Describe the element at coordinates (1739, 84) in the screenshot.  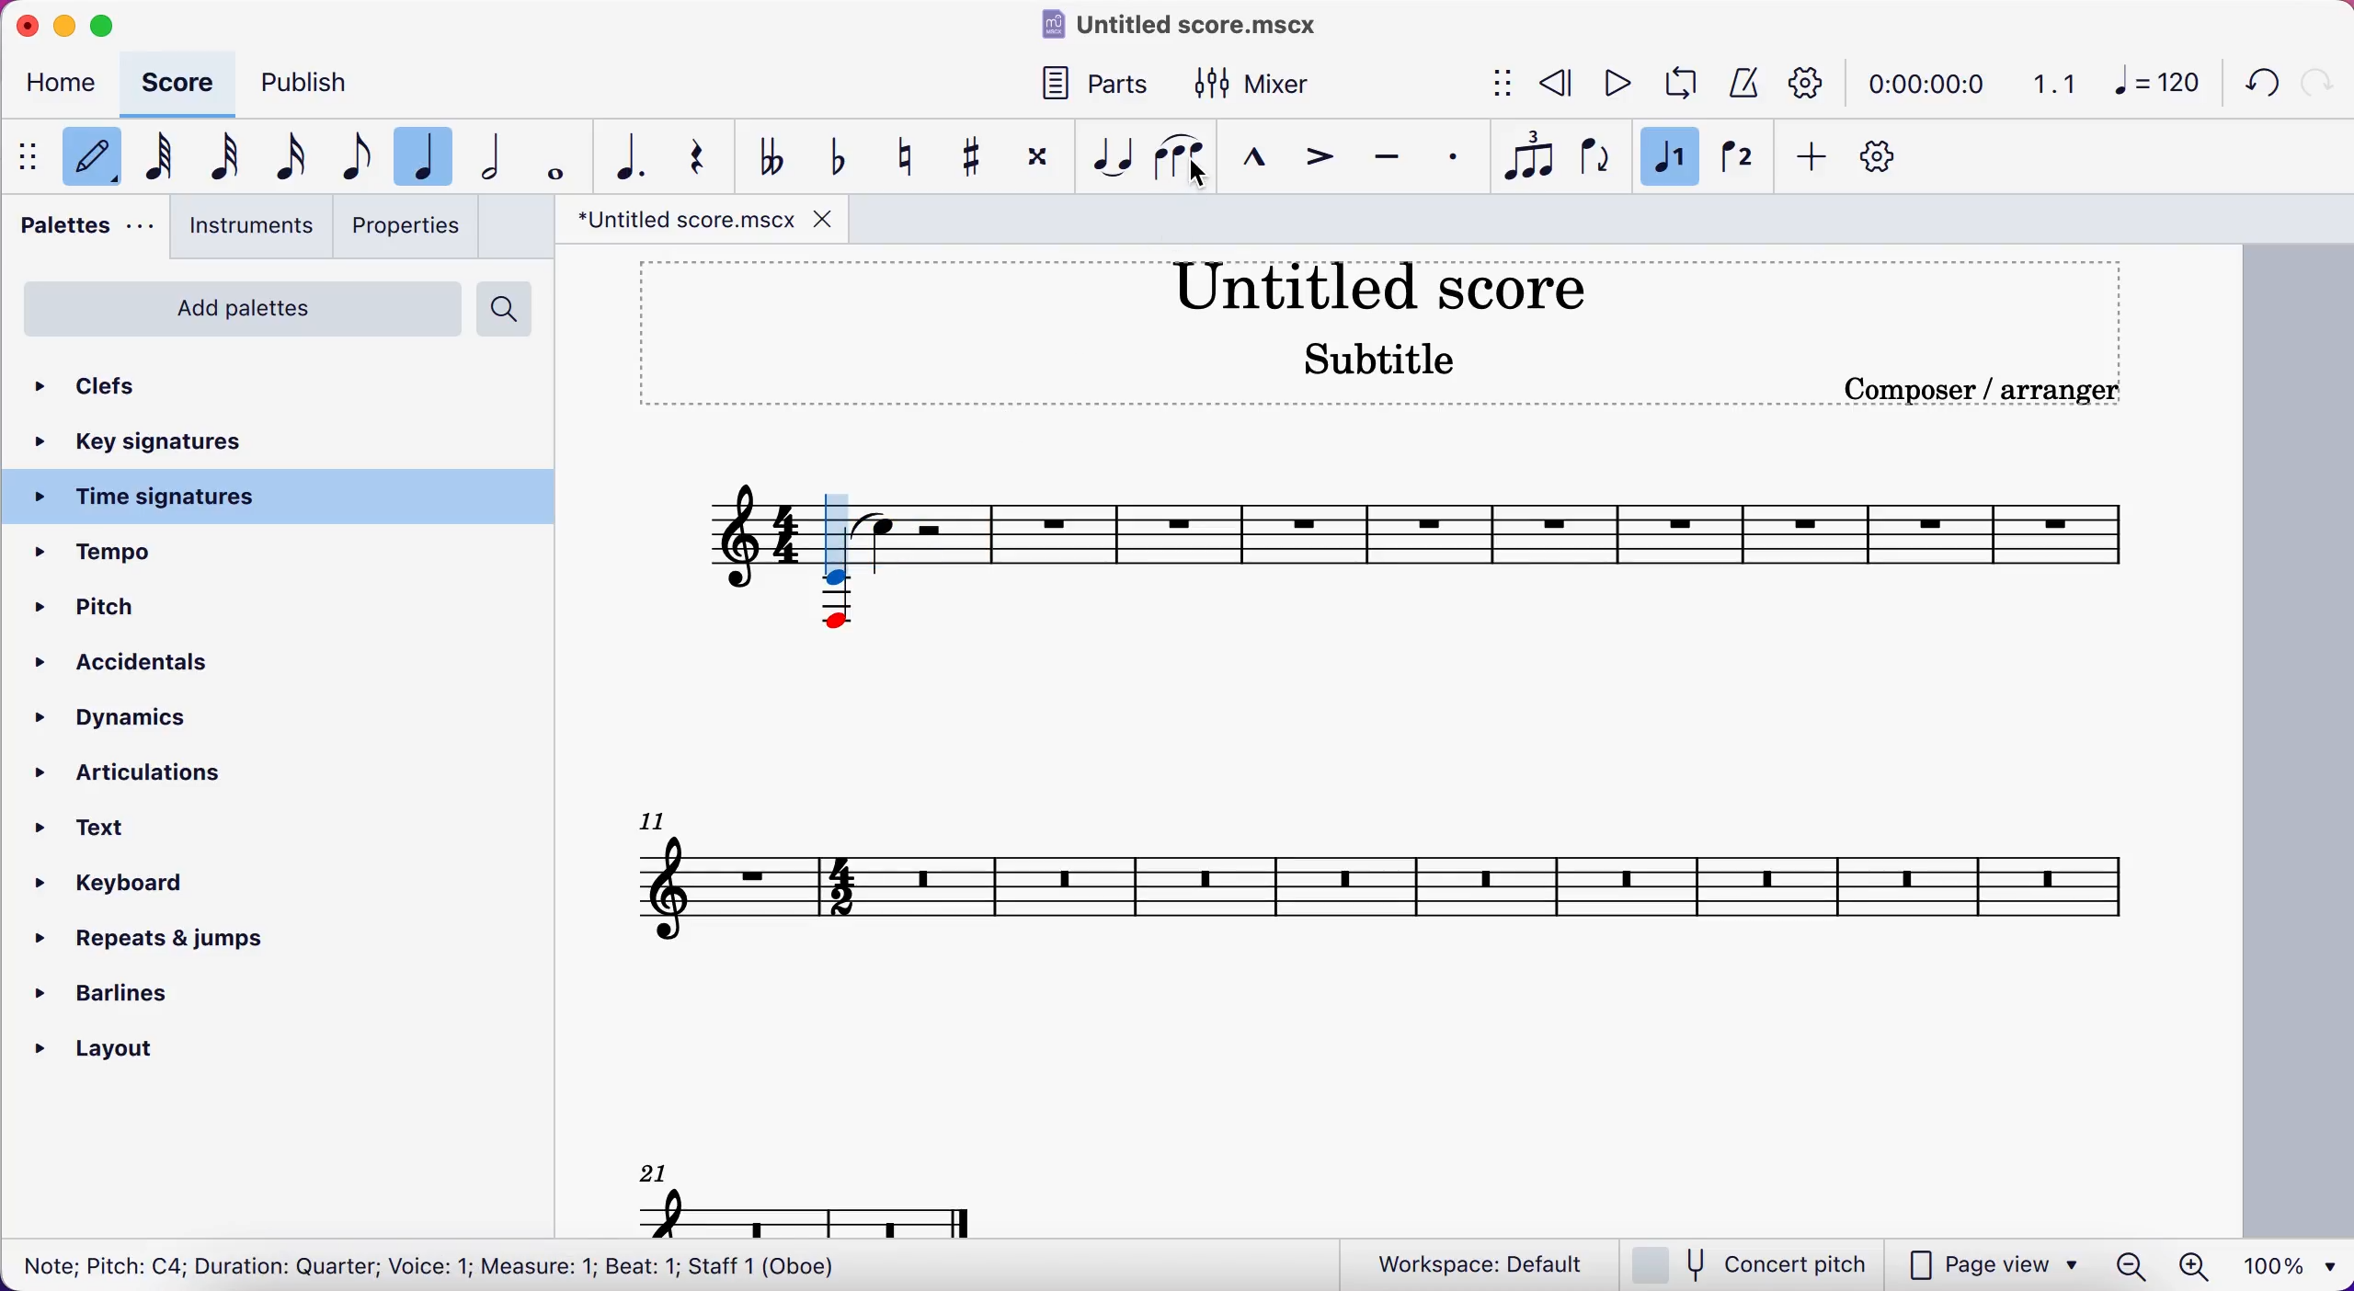
I see `metronome` at that location.